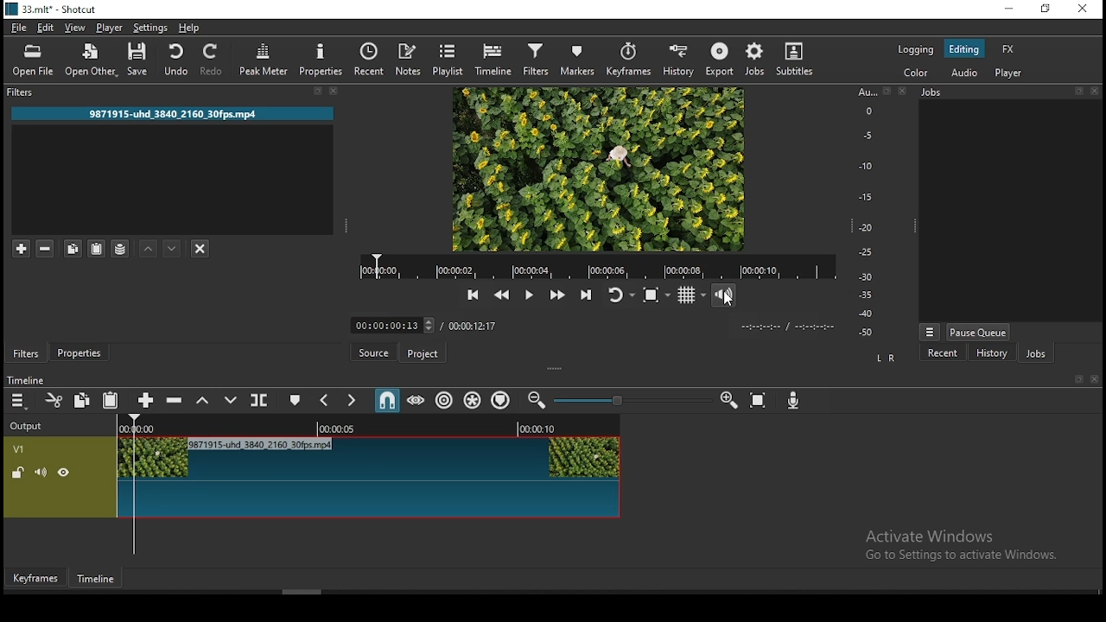  What do you see at coordinates (200, 250) in the screenshot?
I see `deselct filter` at bounding box center [200, 250].